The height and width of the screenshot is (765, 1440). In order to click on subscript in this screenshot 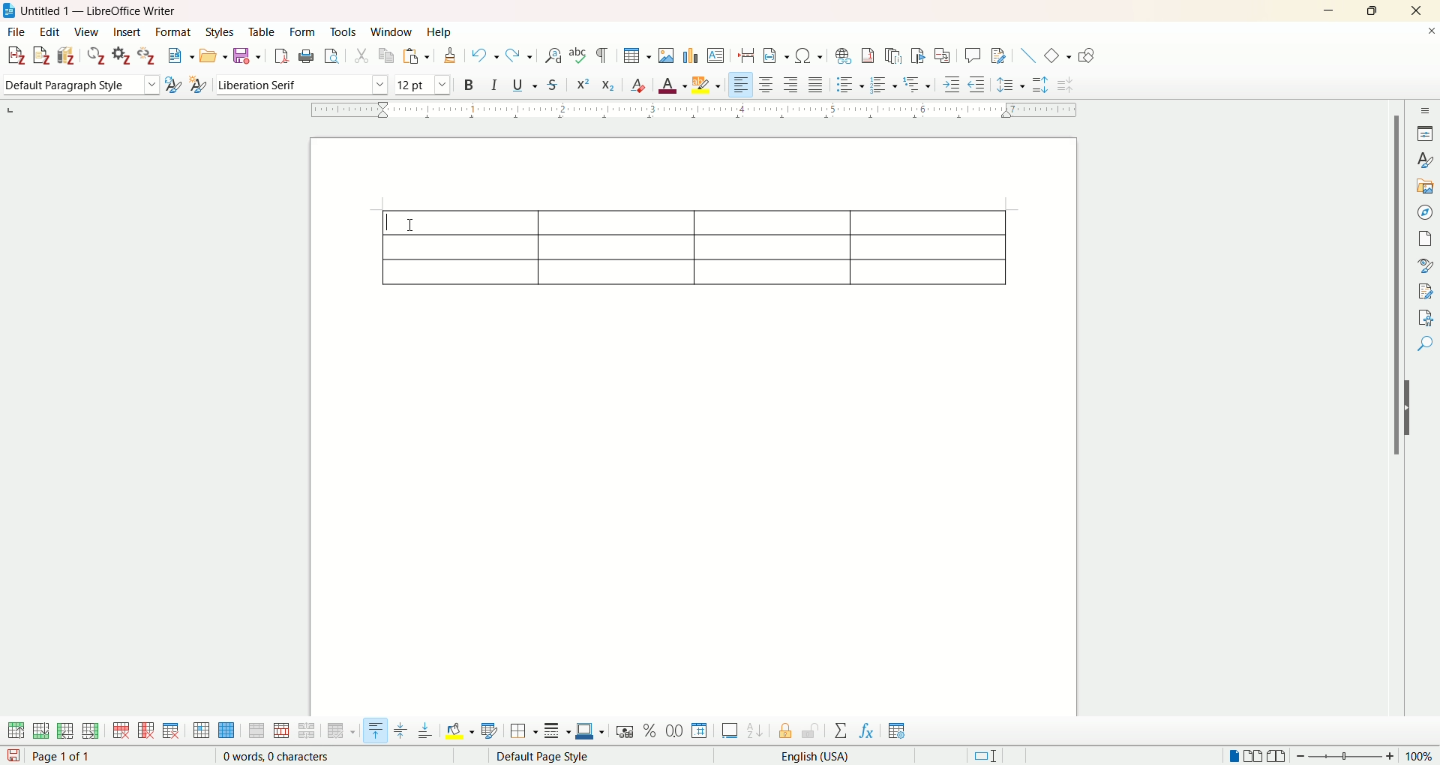, I will do `click(608, 85)`.